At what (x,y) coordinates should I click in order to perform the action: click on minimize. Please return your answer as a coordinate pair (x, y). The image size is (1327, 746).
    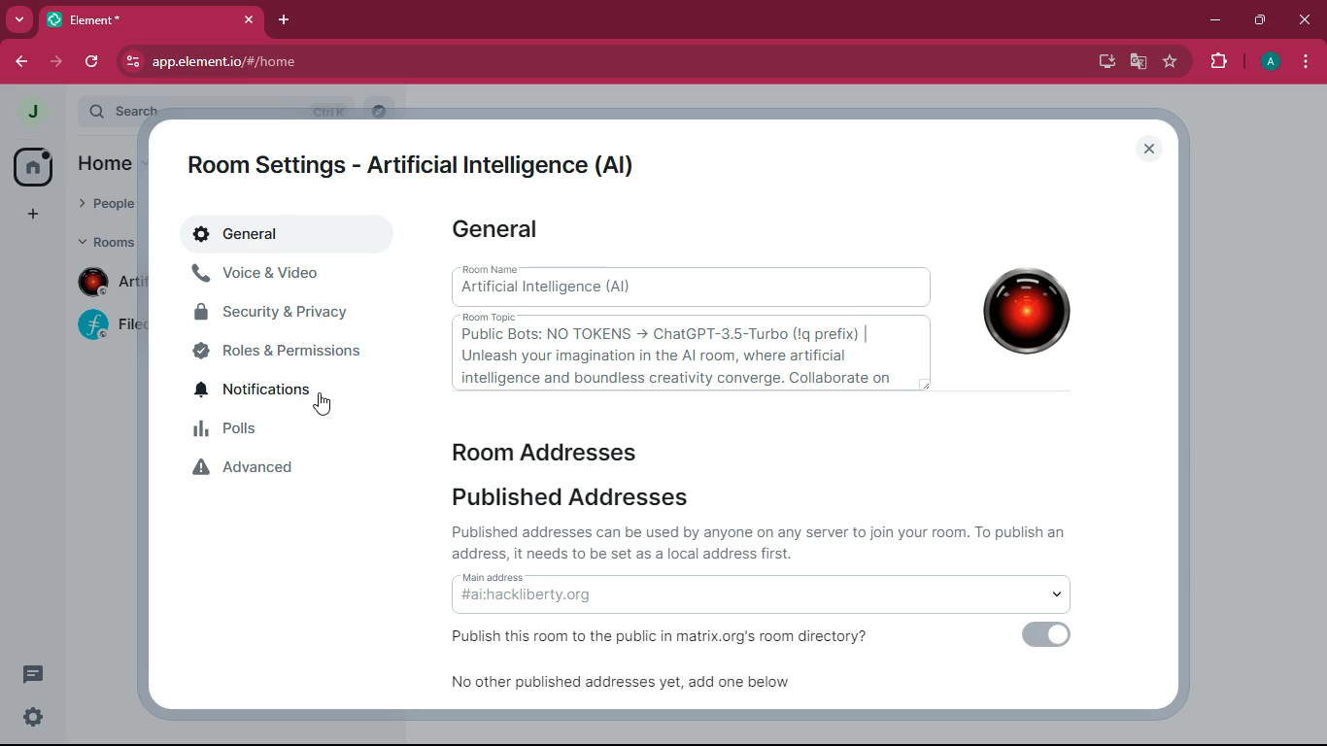
    Looking at the image, I should click on (1217, 19).